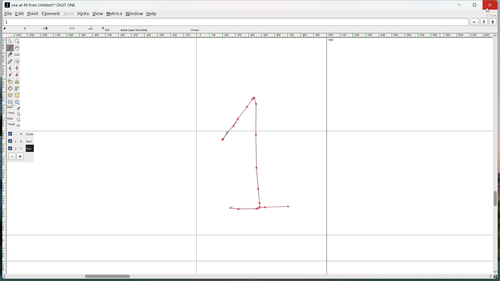 Image resolution: width=500 pixels, height=281 pixels. What do you see at coordinates (10, 55) in the screenshot?
I see `cut splines in two` at bounding box center [10, 55].